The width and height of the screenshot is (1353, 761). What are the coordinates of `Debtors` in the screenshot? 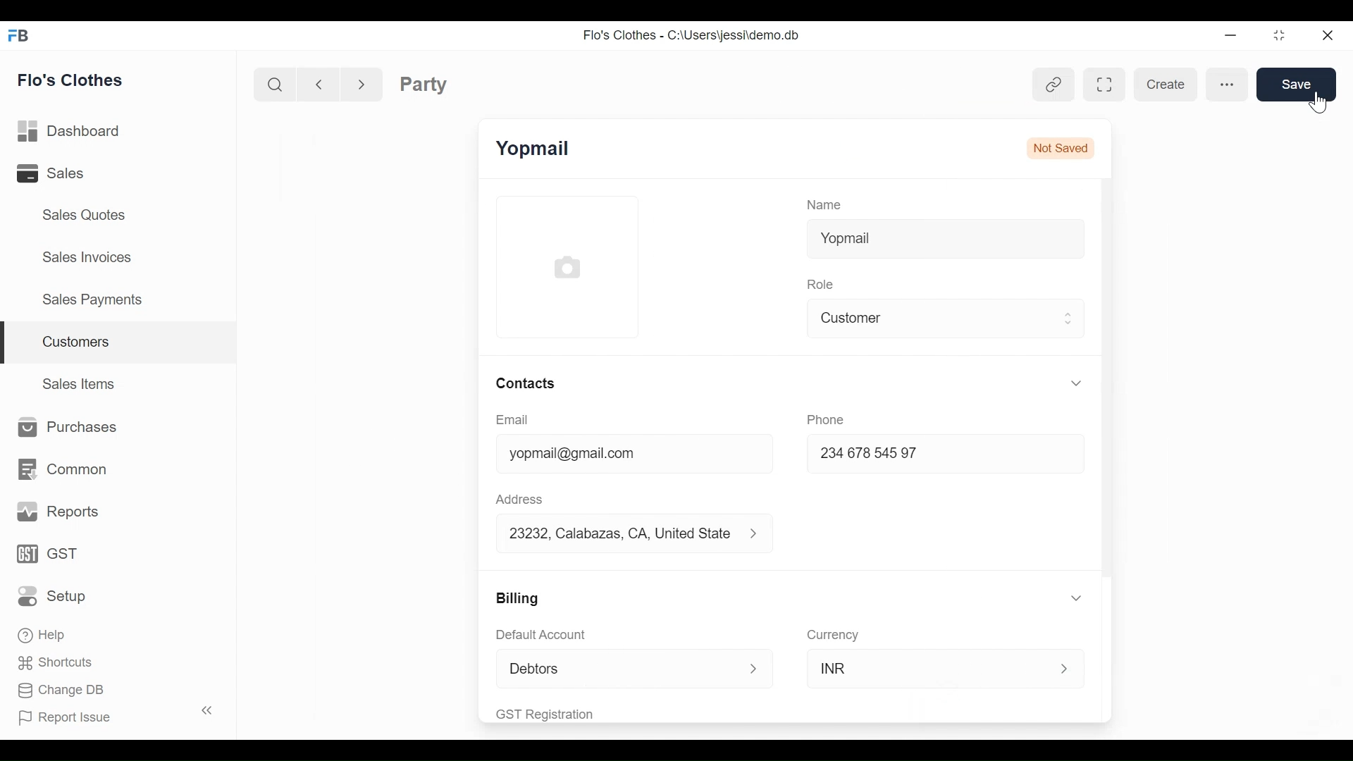 It's located at (622, 666).